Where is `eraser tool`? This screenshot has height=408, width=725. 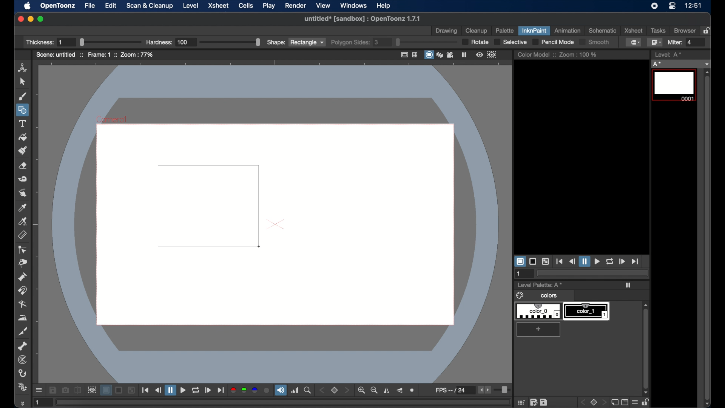 eraser tool is located at coordinates (23, 166).